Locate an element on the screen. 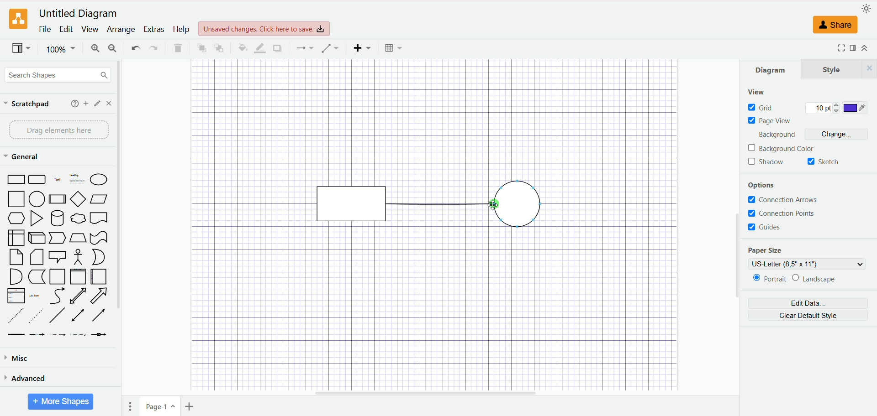  Marker is located at coordinates (37, 277).